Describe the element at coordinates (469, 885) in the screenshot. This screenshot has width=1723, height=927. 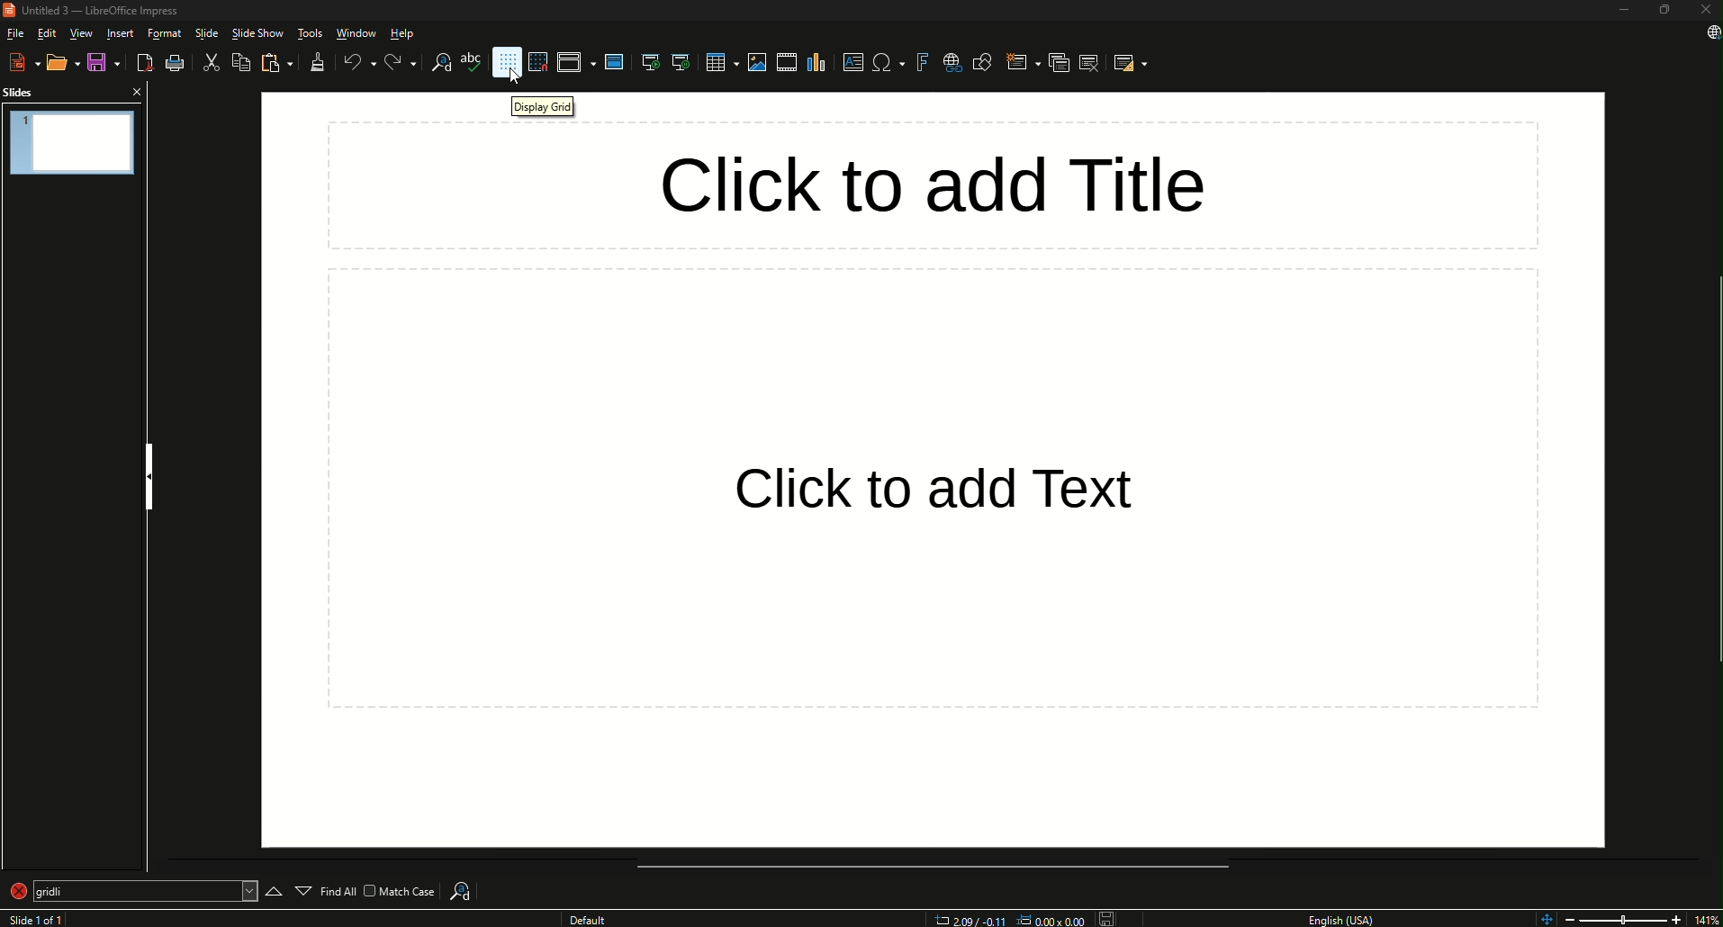
I see `Find and replace` at that location.